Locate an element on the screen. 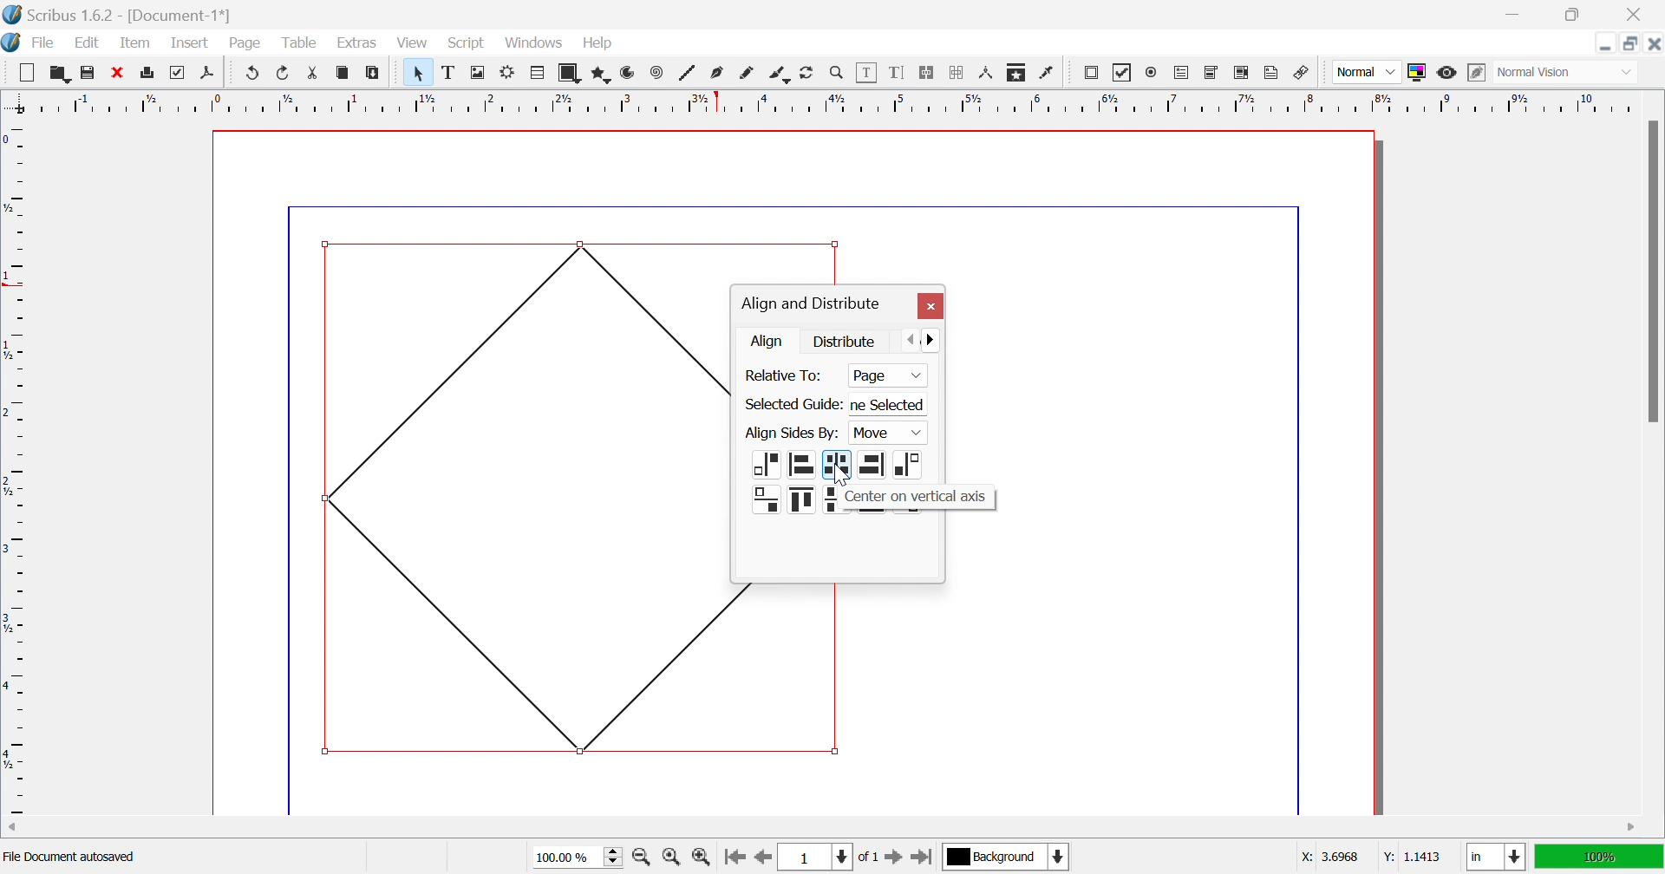 This screenshot has height=874, width=1665. Redo is located at coordinates (284, 72).